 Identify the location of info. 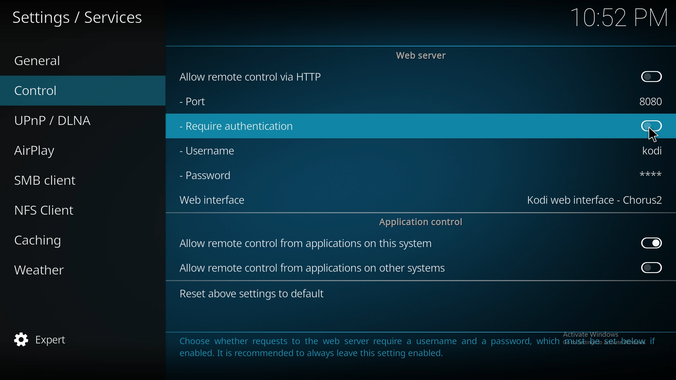
(416, 347).